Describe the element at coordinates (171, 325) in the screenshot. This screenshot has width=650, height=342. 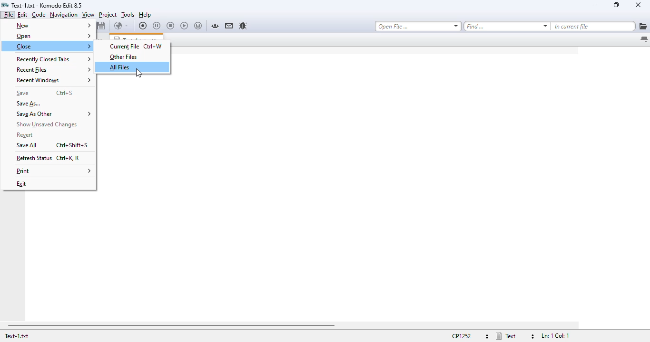
I see `horizontal scroll bar` at that location.